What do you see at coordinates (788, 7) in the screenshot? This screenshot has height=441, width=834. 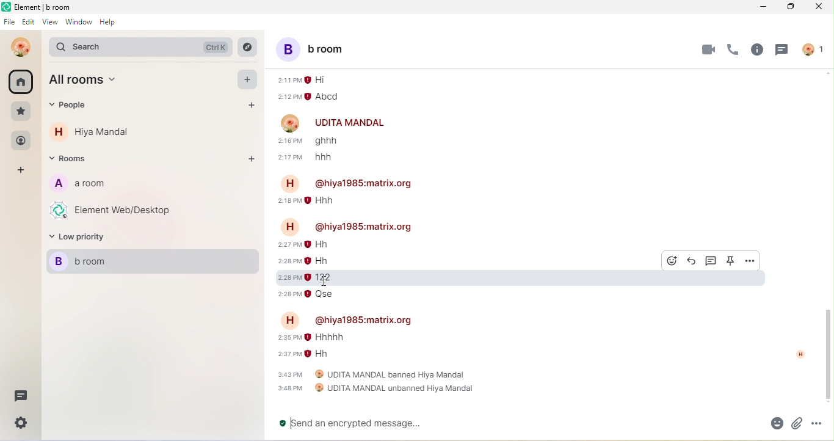 I see `maximize` at bounding box center [788, 7].